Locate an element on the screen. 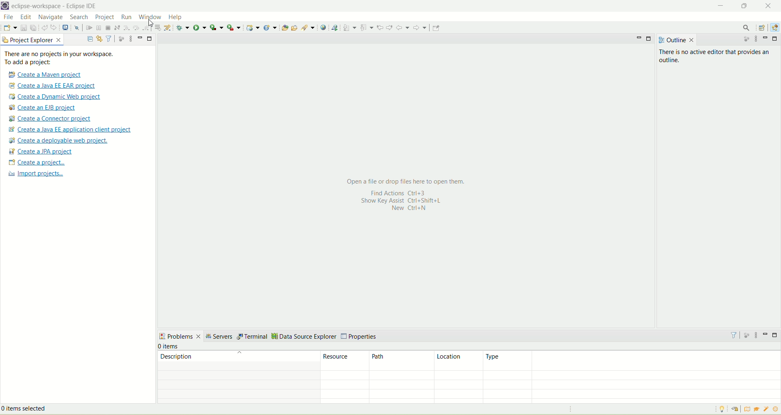 Image resolution: width=781 pixels, height=415 pixels. Java EE is located at coordinates (774, 28).